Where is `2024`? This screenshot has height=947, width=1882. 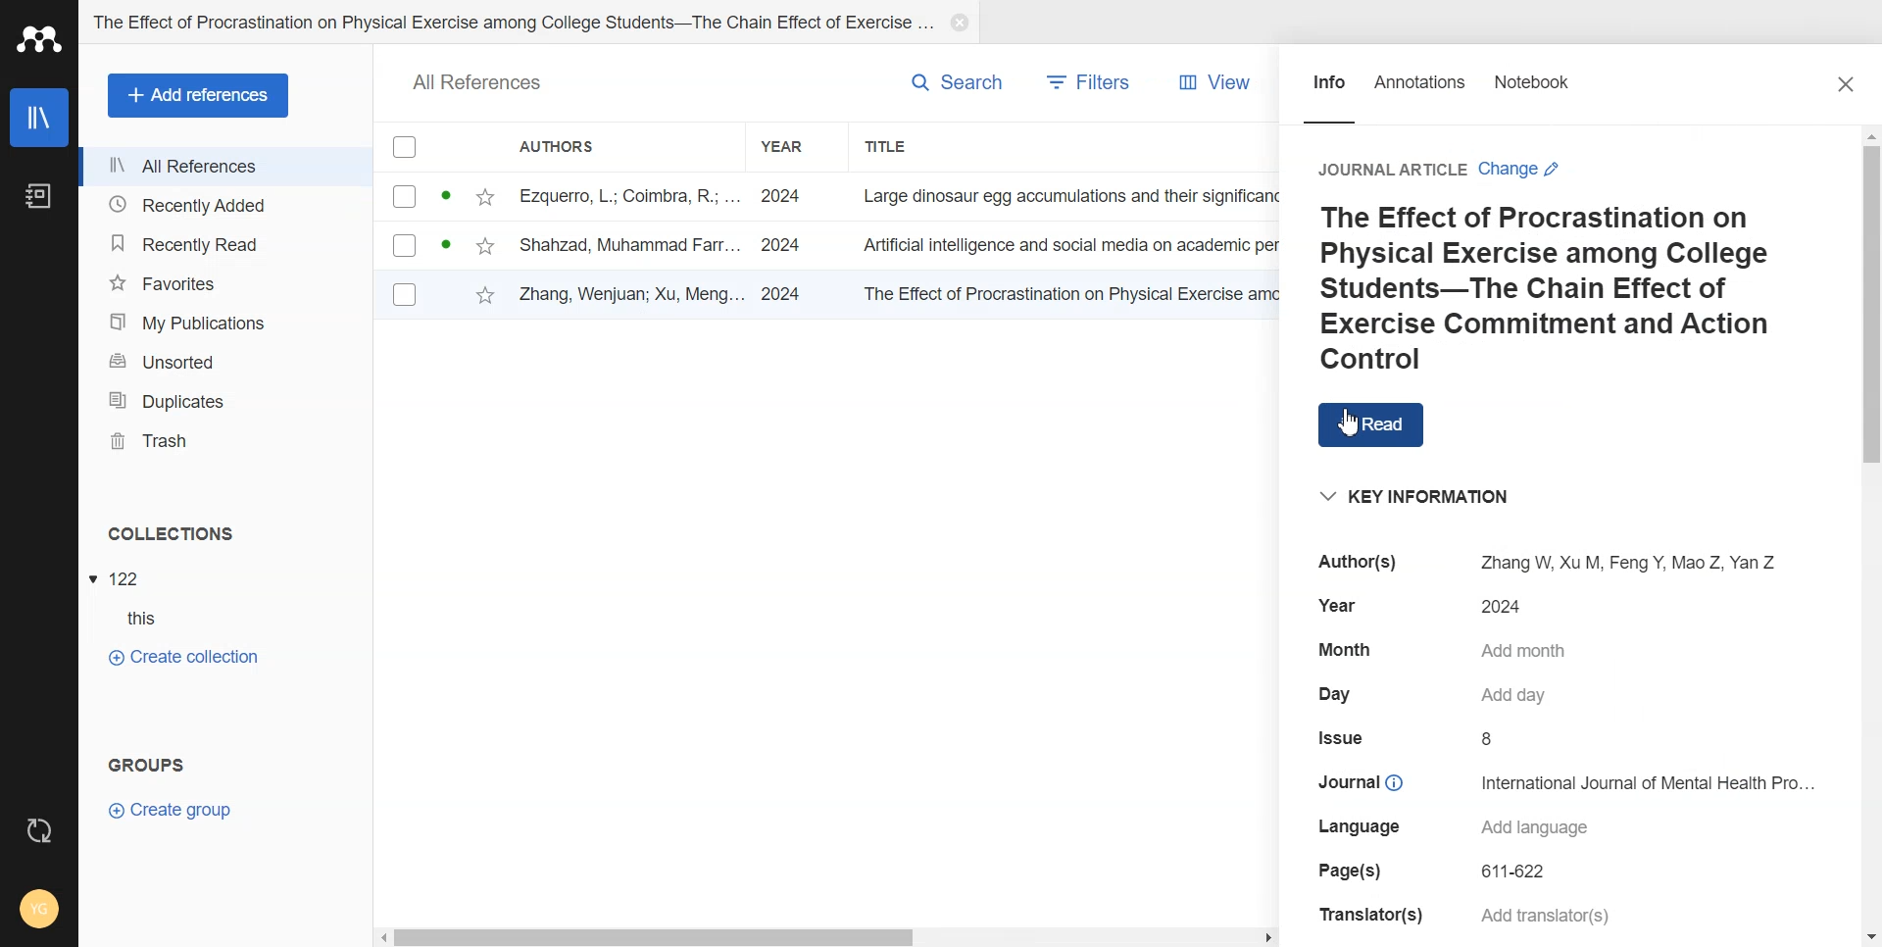 2024 is located at coordinates (782, 293).